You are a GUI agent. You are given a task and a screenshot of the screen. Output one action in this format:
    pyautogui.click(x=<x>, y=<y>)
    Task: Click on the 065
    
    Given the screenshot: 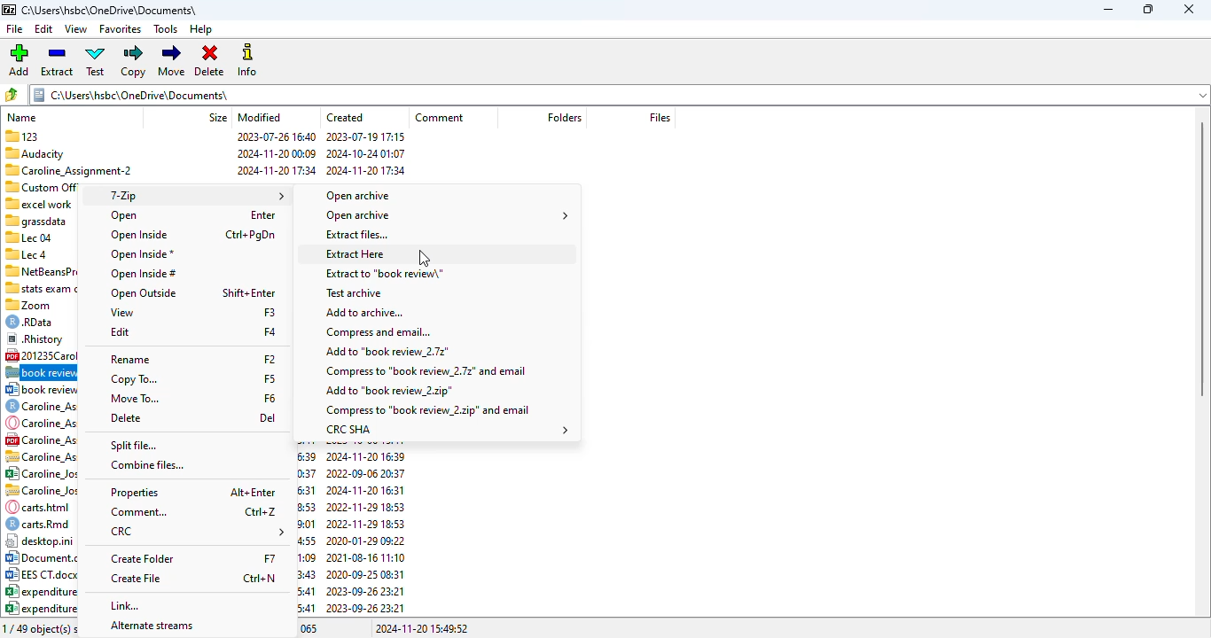 What is the action you would take?
    pyautogui.click(x=311, y=629)
    